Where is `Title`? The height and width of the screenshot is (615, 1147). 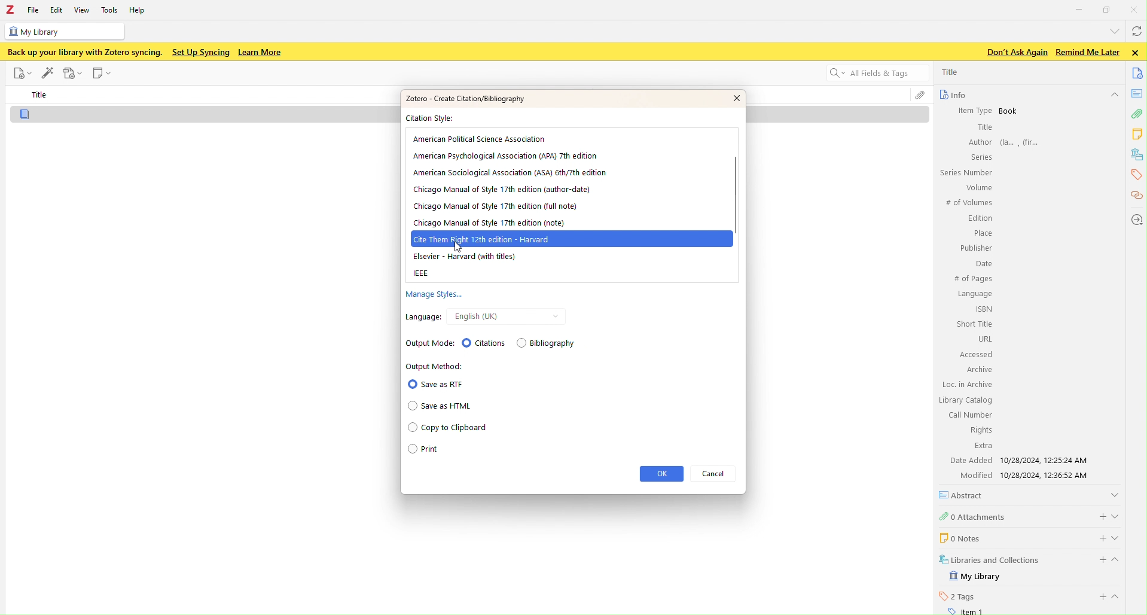 Title is located at coordinates (41, 95).